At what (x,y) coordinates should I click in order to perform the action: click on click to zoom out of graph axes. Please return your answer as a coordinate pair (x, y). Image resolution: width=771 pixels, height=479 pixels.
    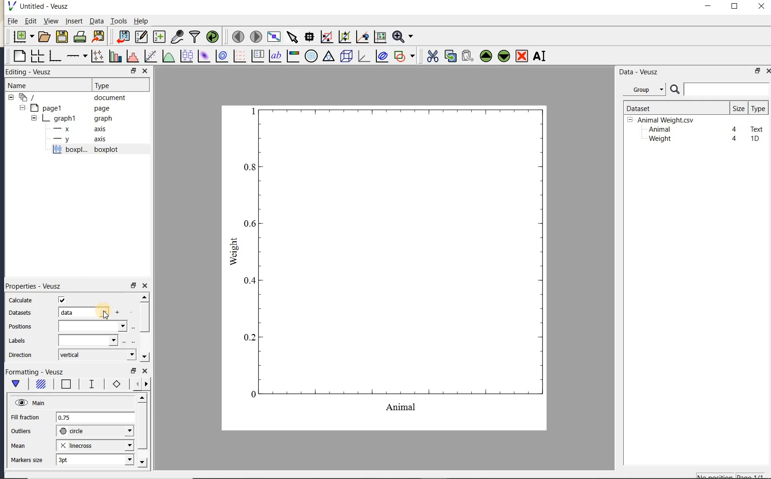
    Looking at the image, I should click on (345, 36).